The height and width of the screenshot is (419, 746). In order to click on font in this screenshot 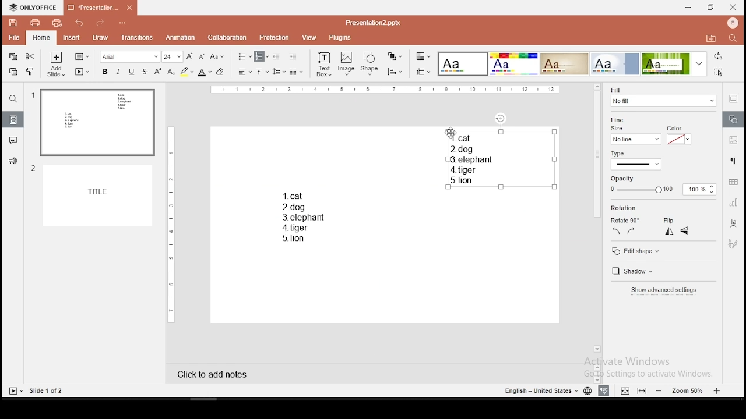, I will do `click(131, 56)`.